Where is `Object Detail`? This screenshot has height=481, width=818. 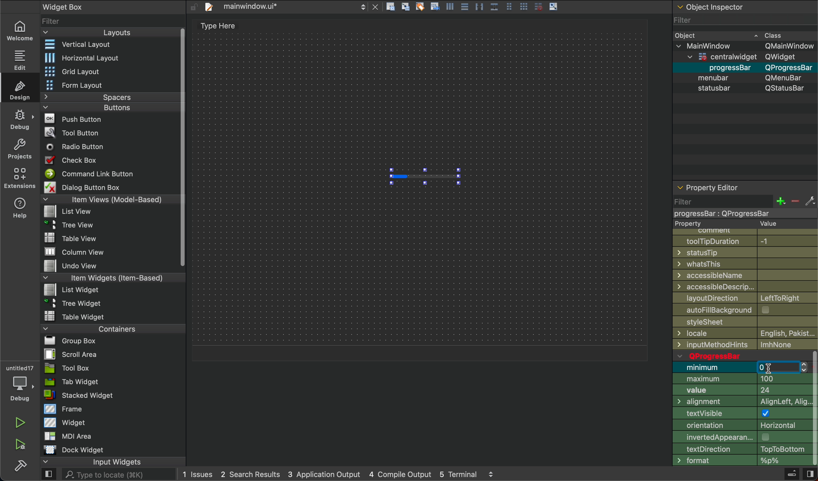 Object Detail is located at coordinates (744, 61).